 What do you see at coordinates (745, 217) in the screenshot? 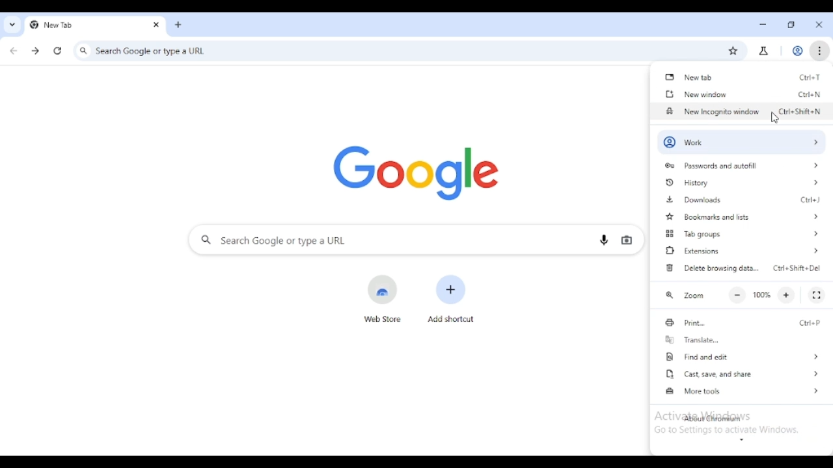
I see `bookmarks and lists` at bounding box center [745, 217].